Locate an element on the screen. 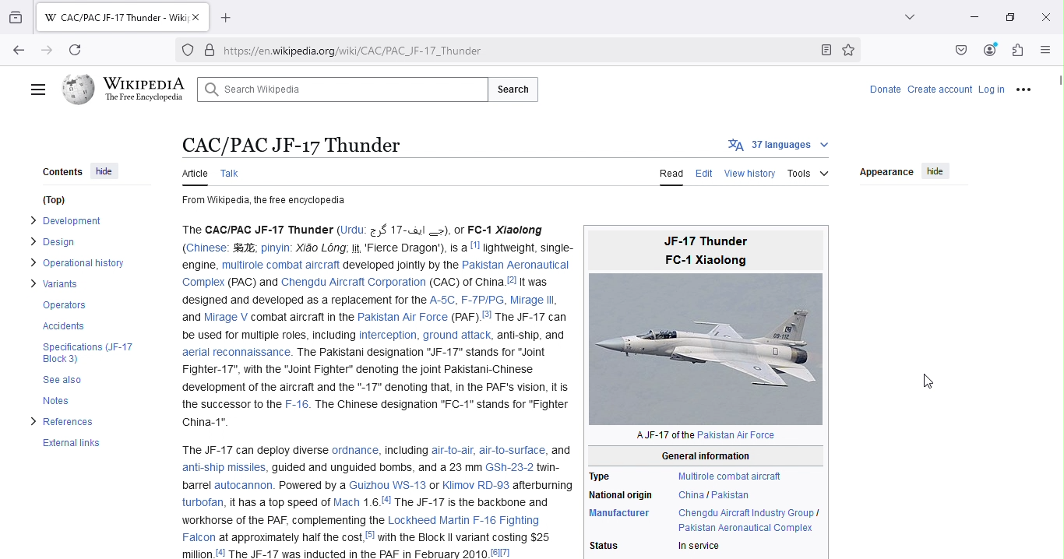 The width and height of the screenshot is (1064, 559). No trackers known to firefox were detected on this page is located at coordinates (185, 52).